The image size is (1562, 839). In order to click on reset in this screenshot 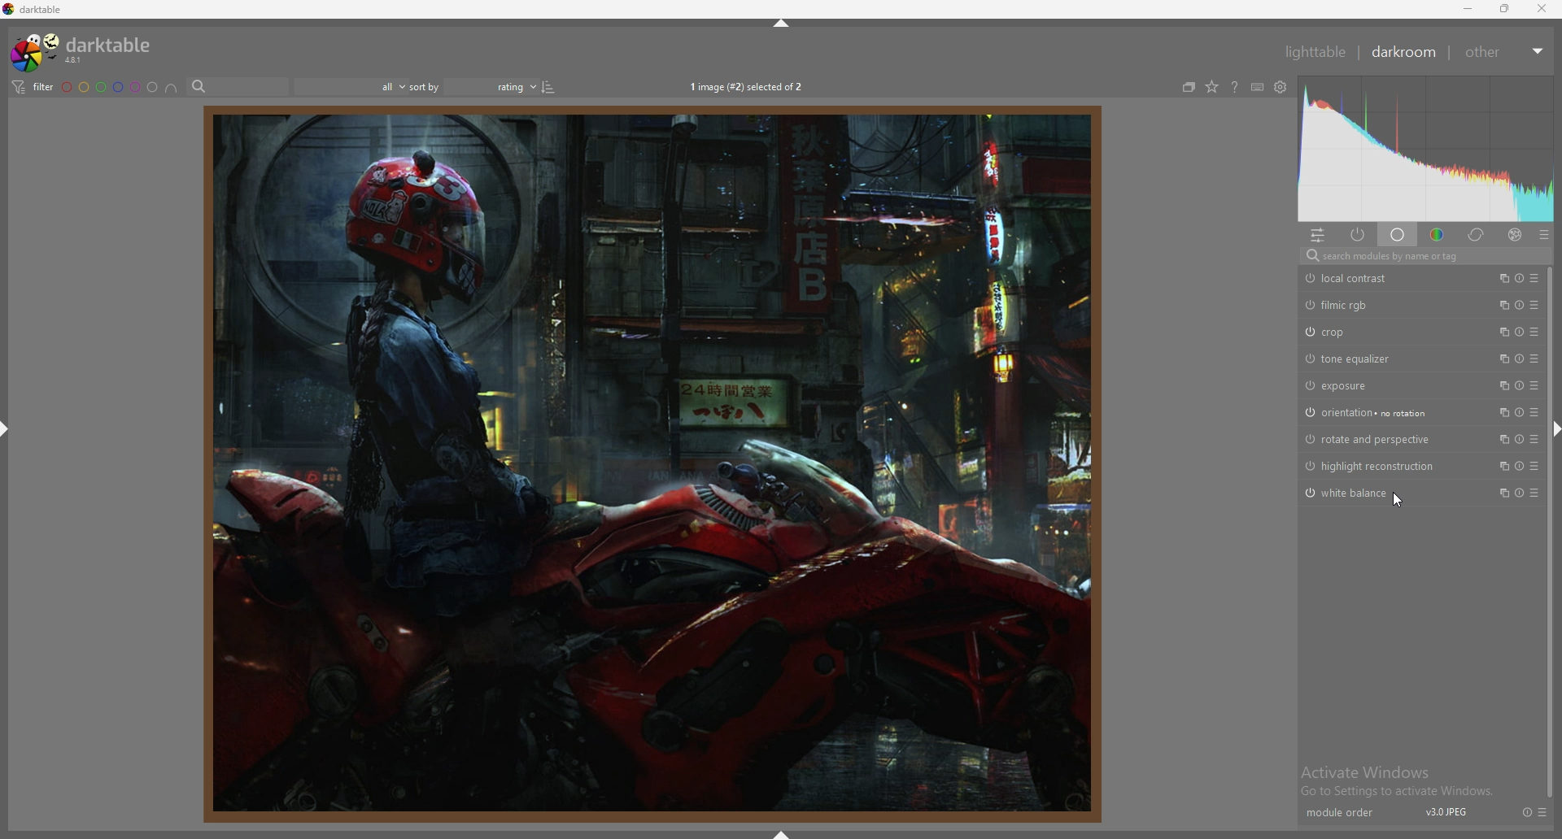, I will do `click(1521, 466)`.